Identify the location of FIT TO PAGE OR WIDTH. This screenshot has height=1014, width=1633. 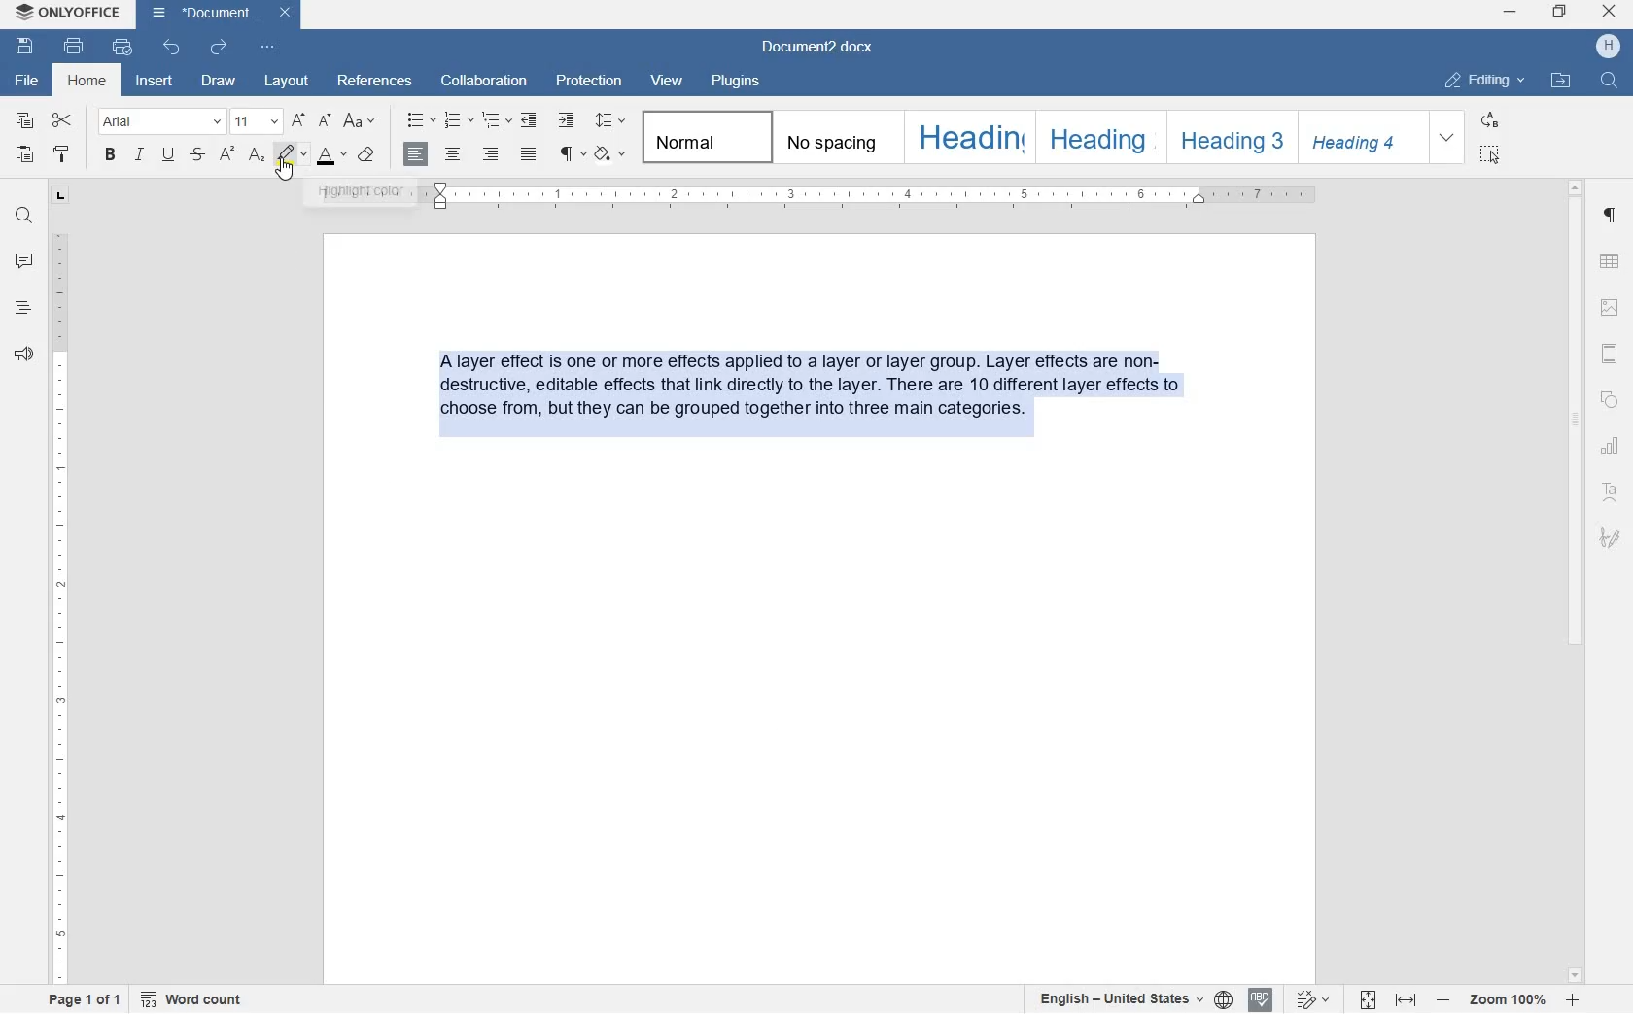
(1390, 1001).